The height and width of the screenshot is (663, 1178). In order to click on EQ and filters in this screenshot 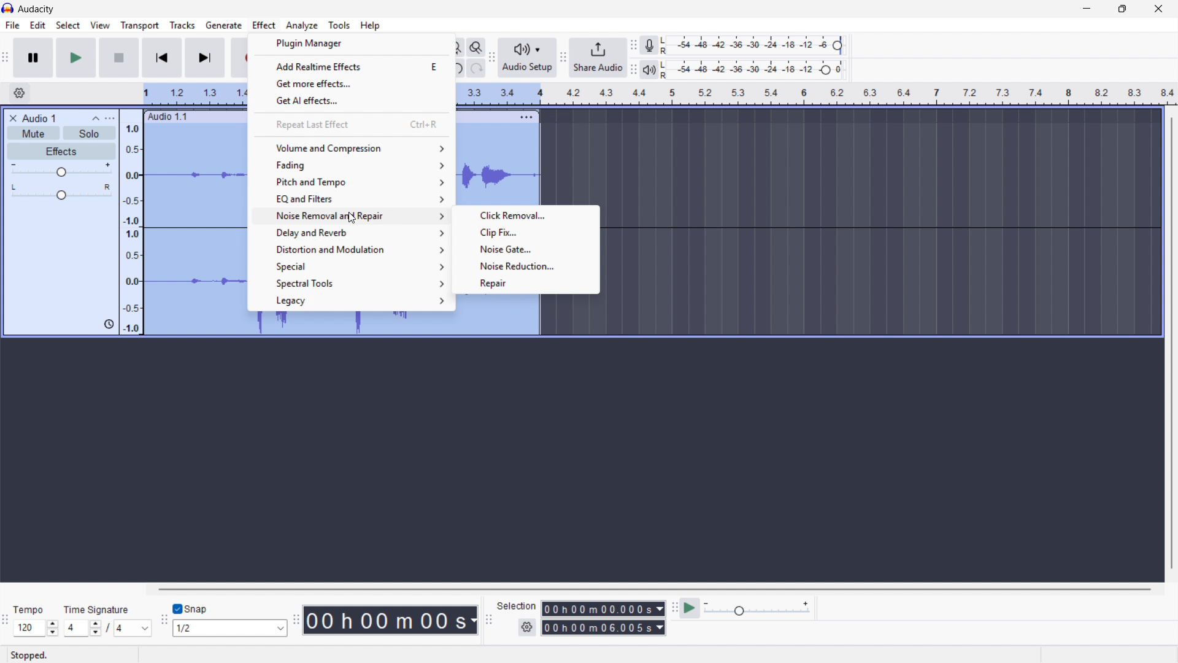, I will do `click(352, 198)`.